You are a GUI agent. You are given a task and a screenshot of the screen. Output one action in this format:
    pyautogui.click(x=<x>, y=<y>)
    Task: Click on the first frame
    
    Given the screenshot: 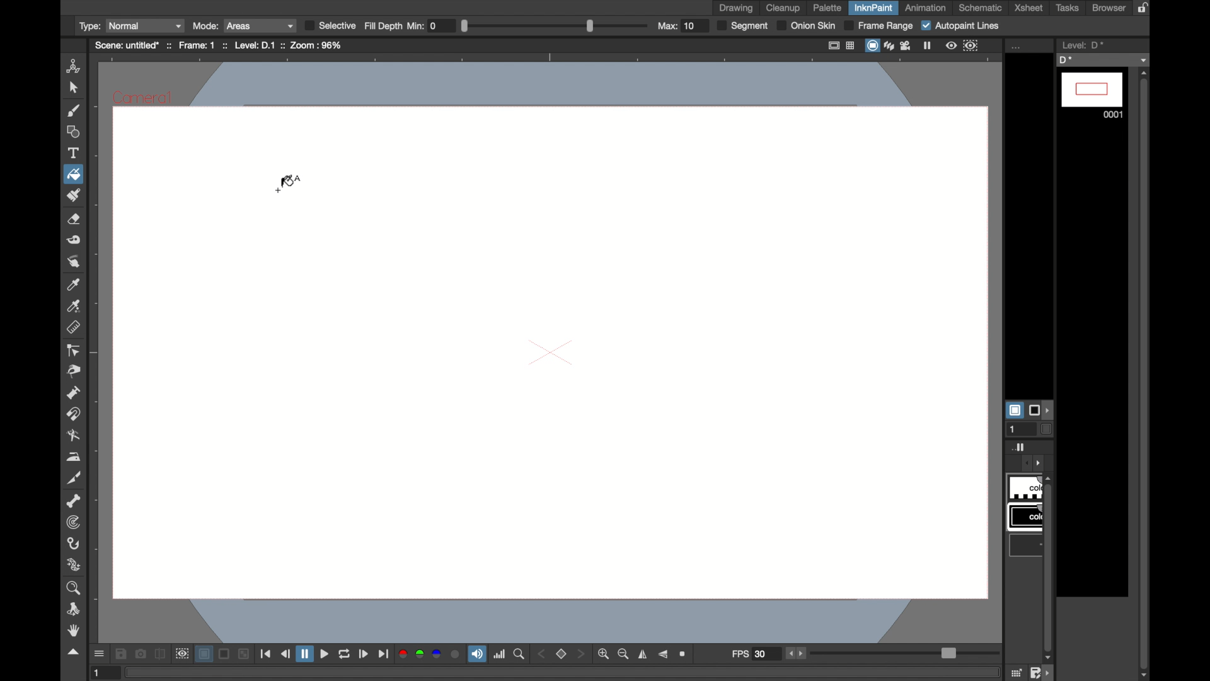 What is the action you would take?
    pyautogui.click(x=267, y=654)
    